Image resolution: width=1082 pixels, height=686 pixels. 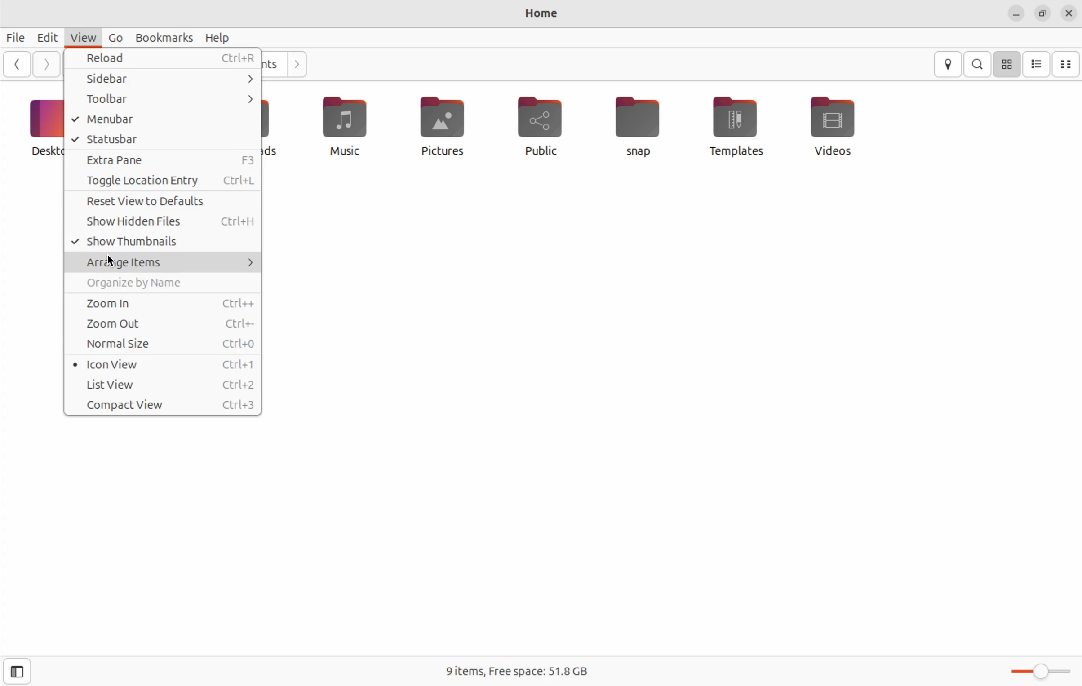 I want to click on toggle location entry, so click(x=160, y=182).